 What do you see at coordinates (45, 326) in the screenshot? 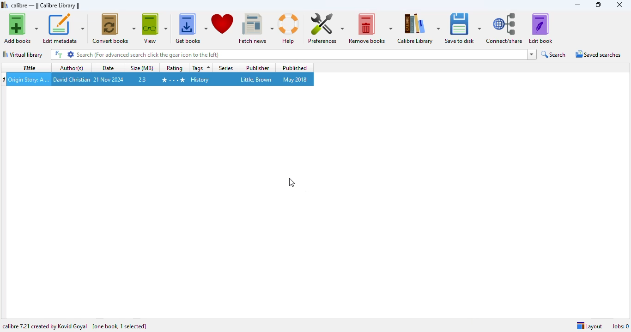
I see `calibre 7.21 created by Kovid Goyal` at bounding box center [45, 326].